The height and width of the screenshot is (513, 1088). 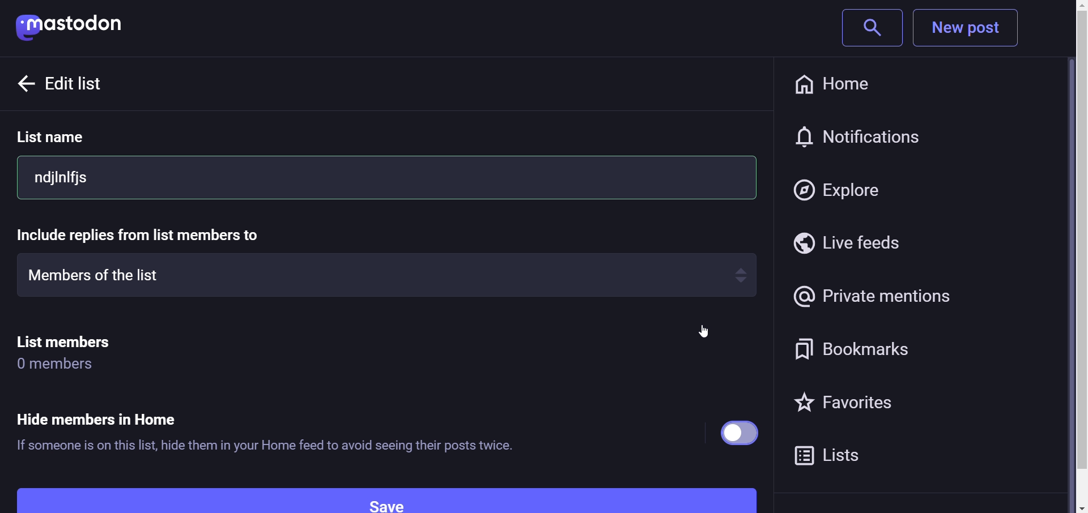 I want to click on home, so click(x=842, y=84).